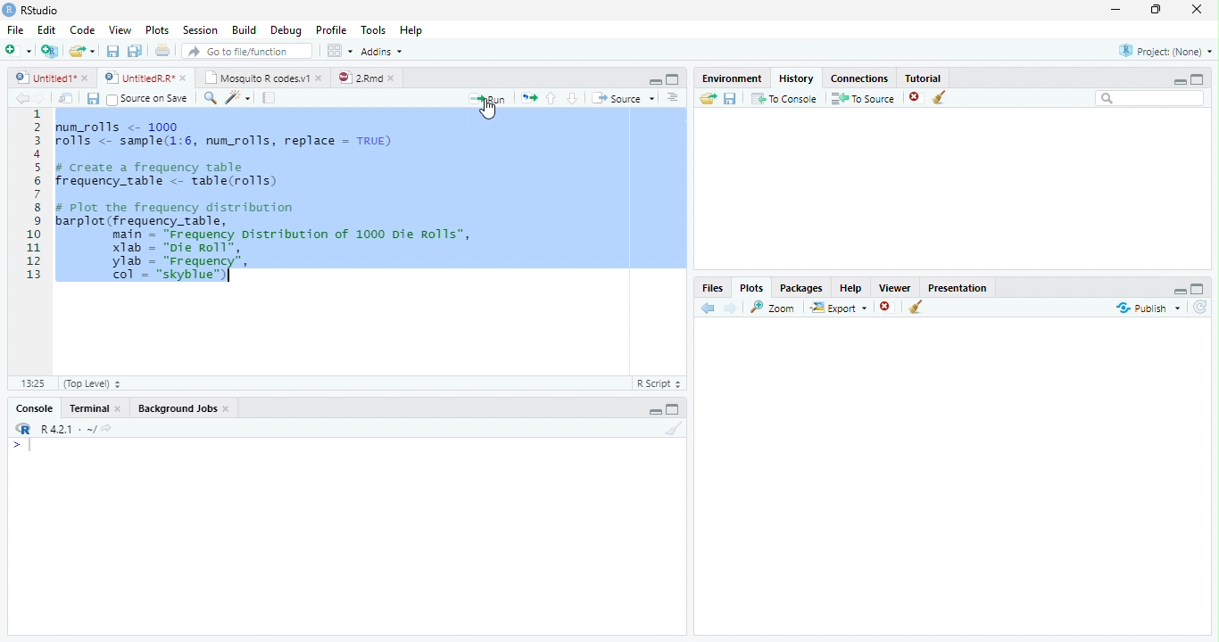  Describe the element at coordinates (413, 29) in the screenshot. I see `Help` at that location.